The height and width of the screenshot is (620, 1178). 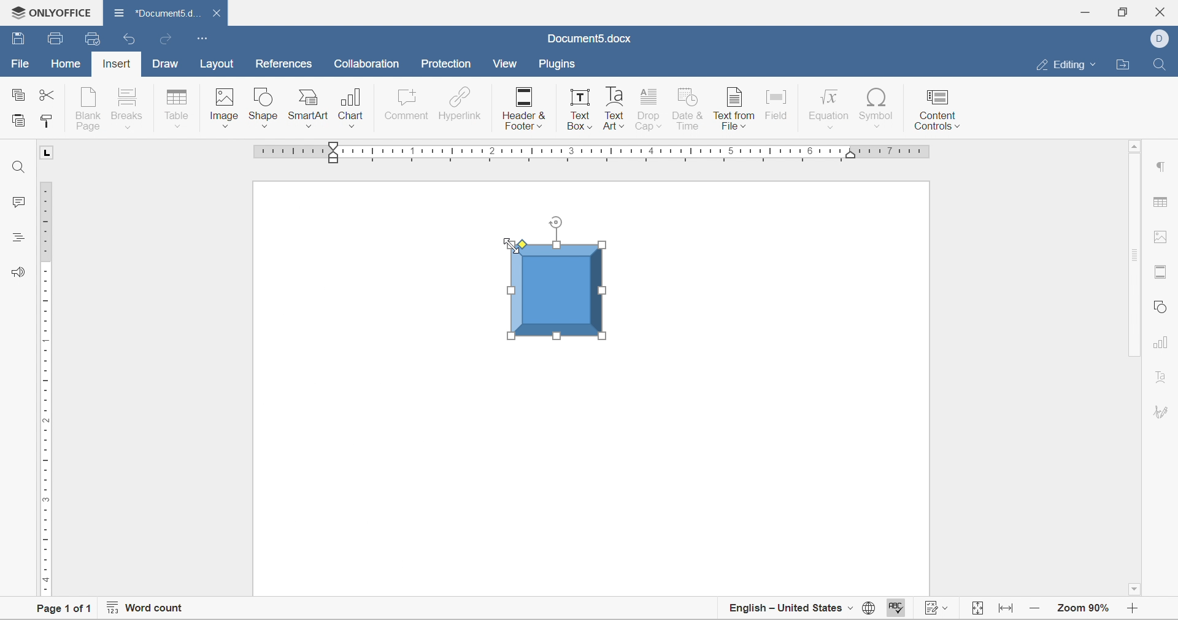 I want to click on image, so click(x=223, y=107).